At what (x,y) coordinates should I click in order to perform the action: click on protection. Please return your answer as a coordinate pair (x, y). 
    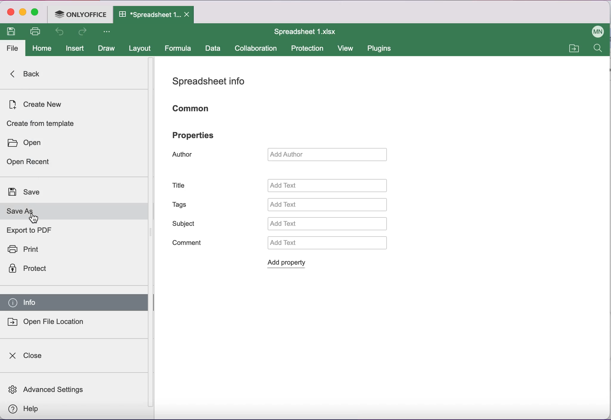
    Looking at the image, I should click on (309, 49).